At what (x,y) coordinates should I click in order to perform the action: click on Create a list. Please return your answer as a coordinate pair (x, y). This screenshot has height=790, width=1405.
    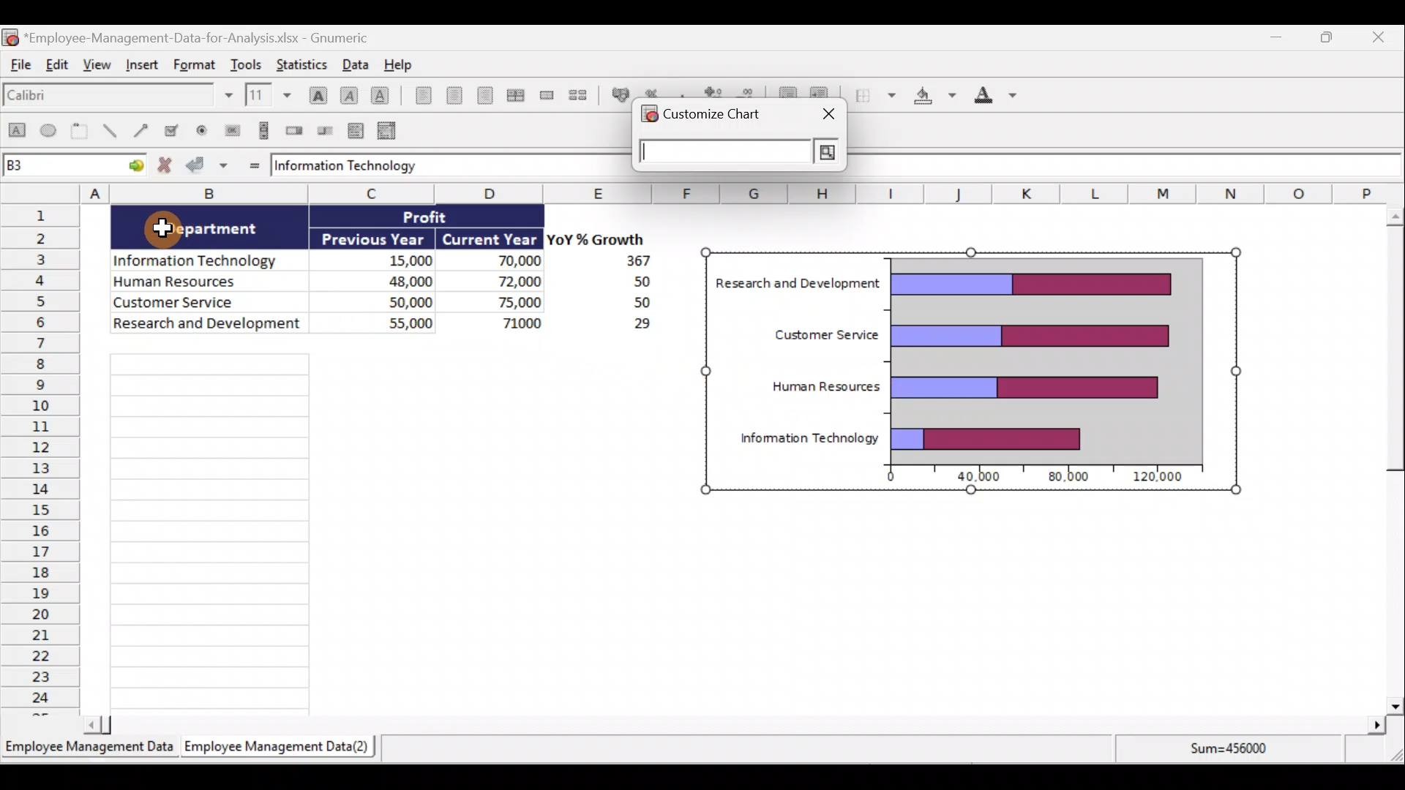
    Looking at the image, I should click on (354, 132).